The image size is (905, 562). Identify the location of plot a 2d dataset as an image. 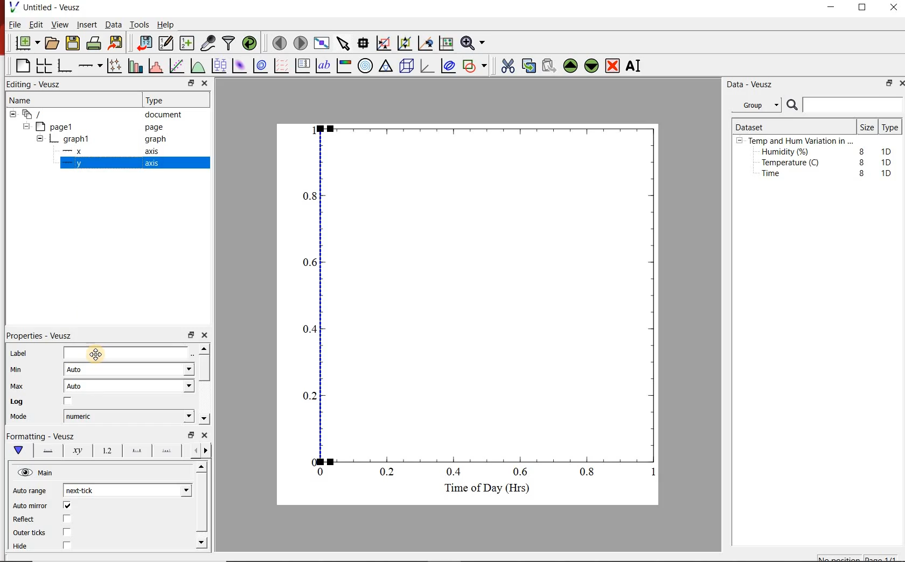
(240, 66).